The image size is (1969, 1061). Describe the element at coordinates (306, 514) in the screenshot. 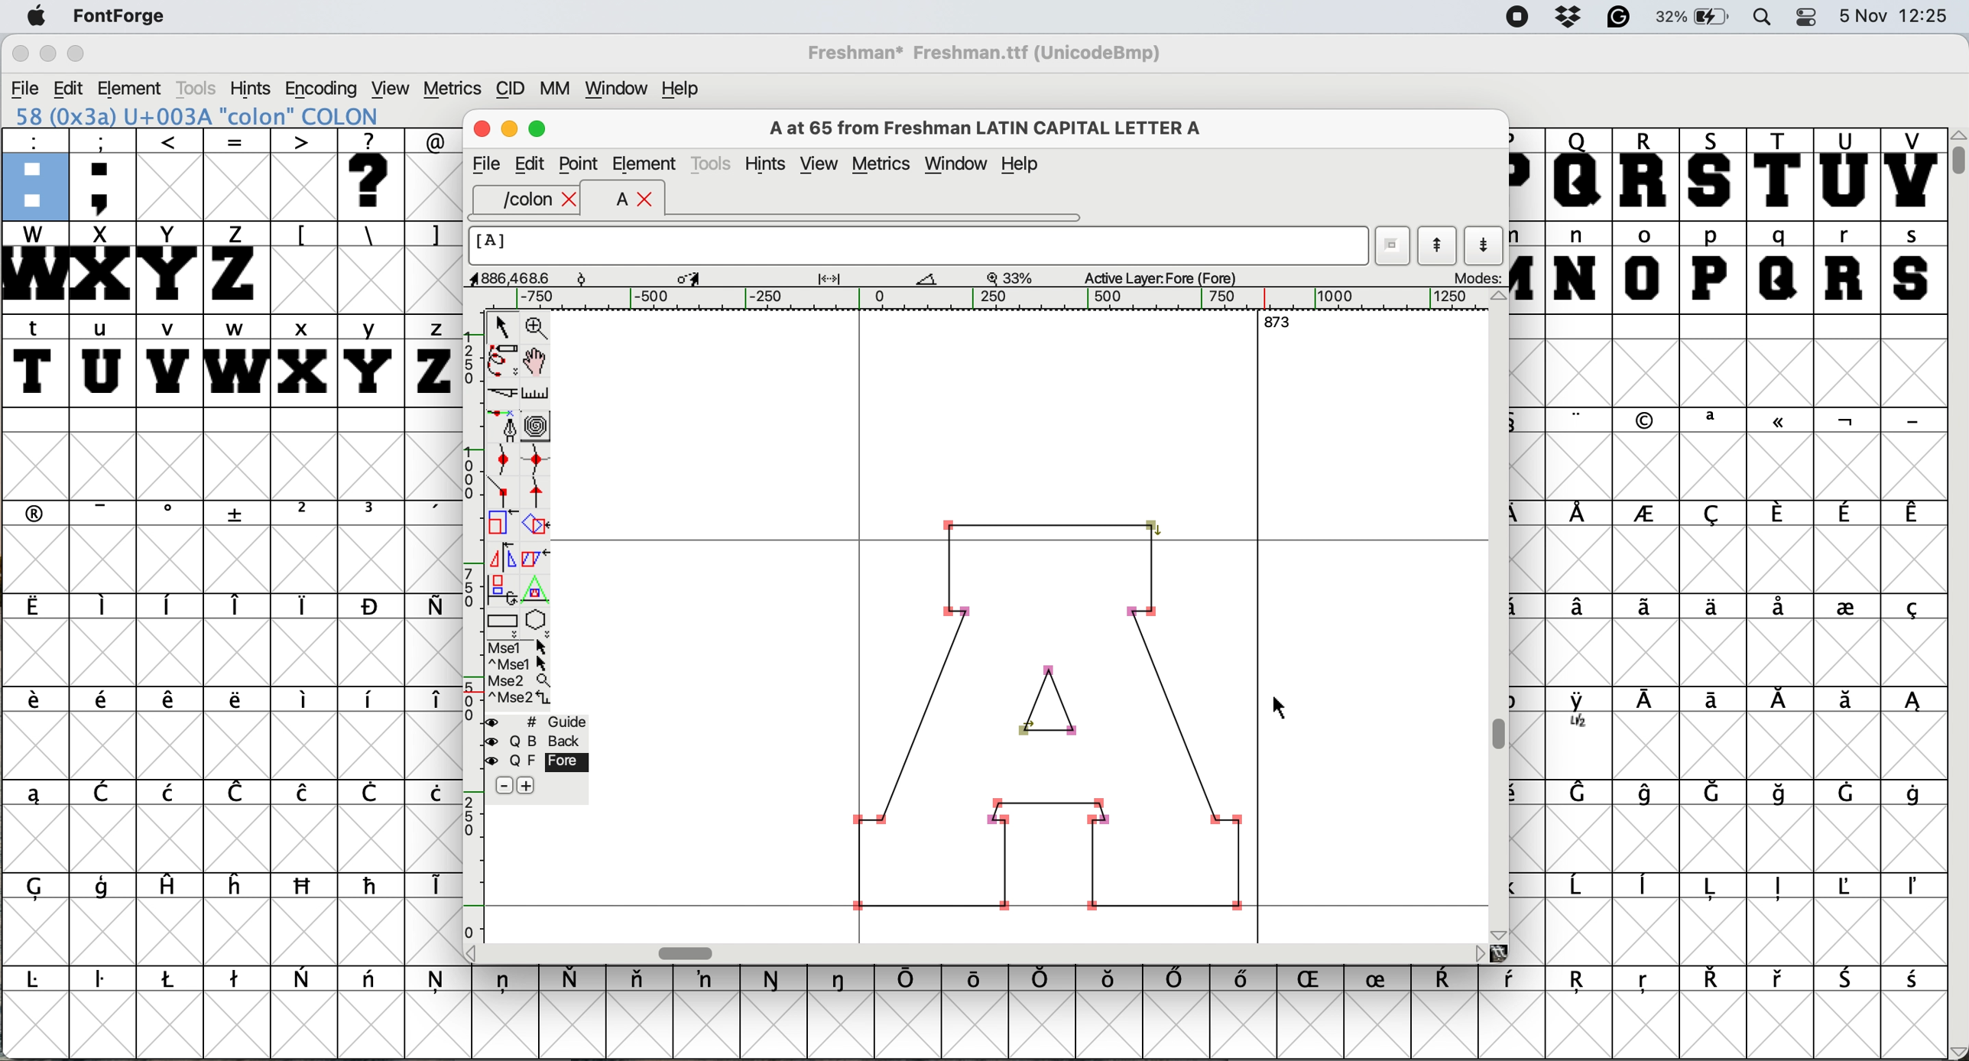

I see `` at that location.